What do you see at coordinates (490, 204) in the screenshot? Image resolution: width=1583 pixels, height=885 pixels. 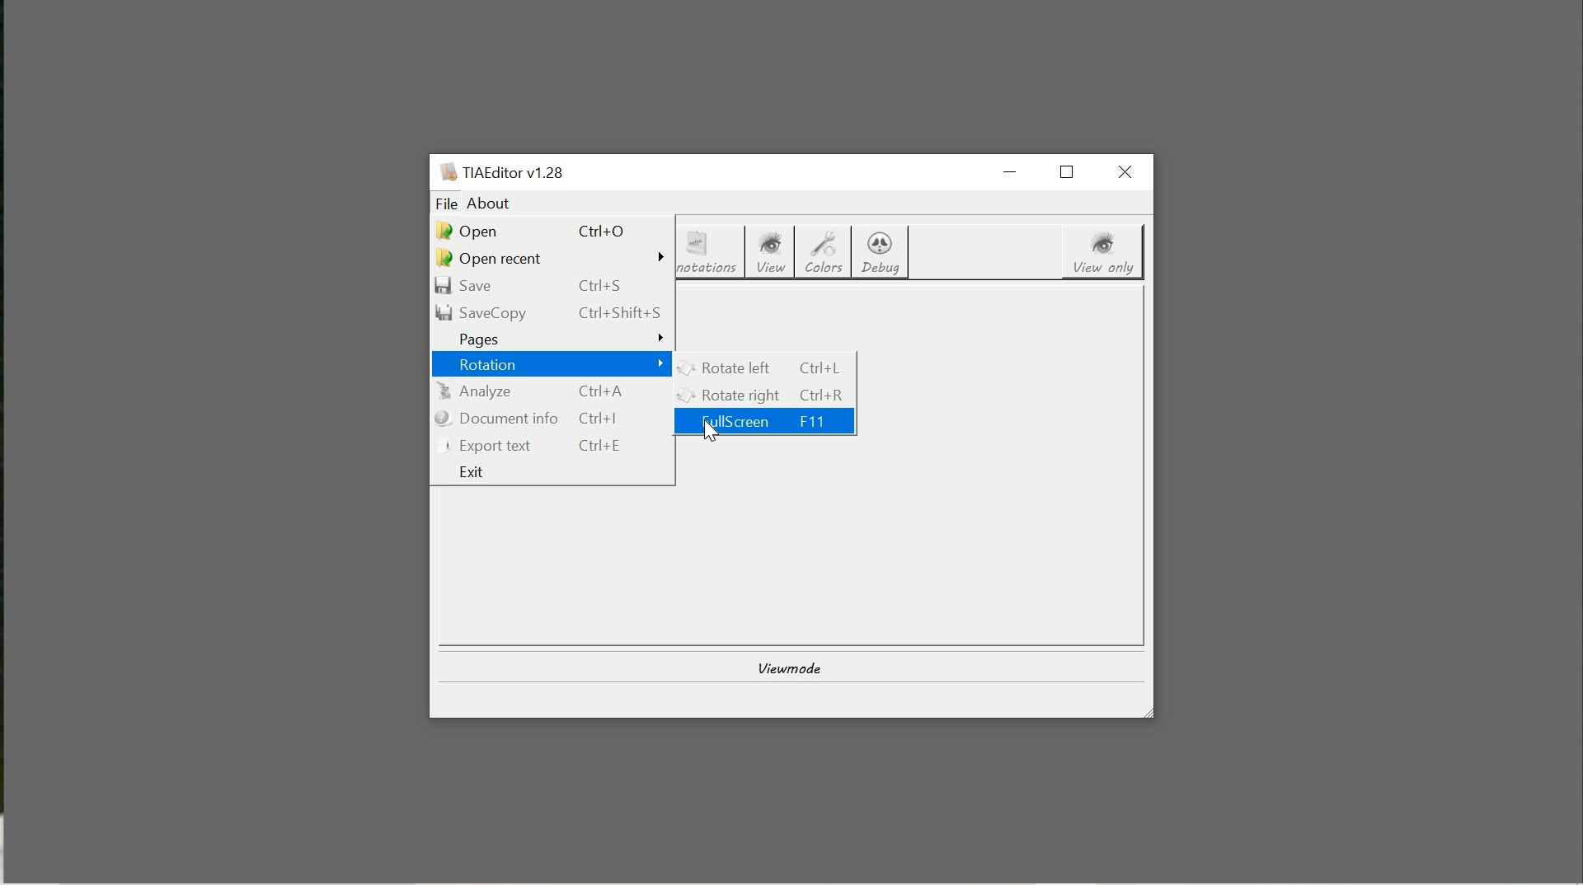 I see `about` at bounding box center [490, 204].